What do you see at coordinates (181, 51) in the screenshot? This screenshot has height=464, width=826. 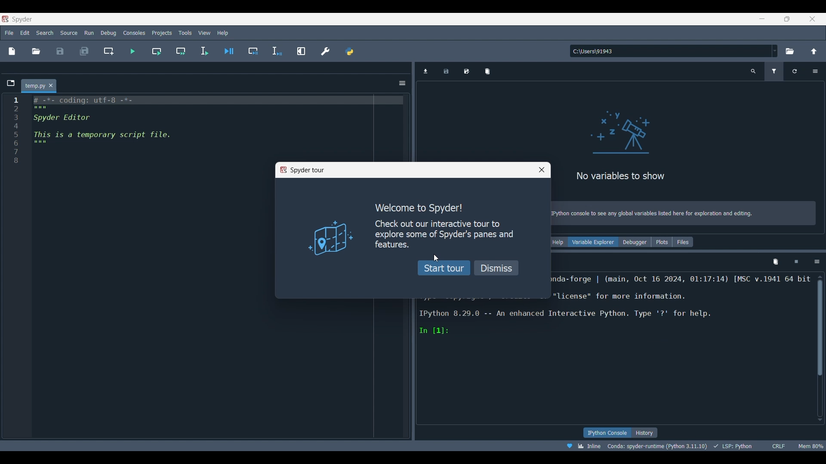 I see `Run current cell and go to the next one` at bounding box center [181, 51].